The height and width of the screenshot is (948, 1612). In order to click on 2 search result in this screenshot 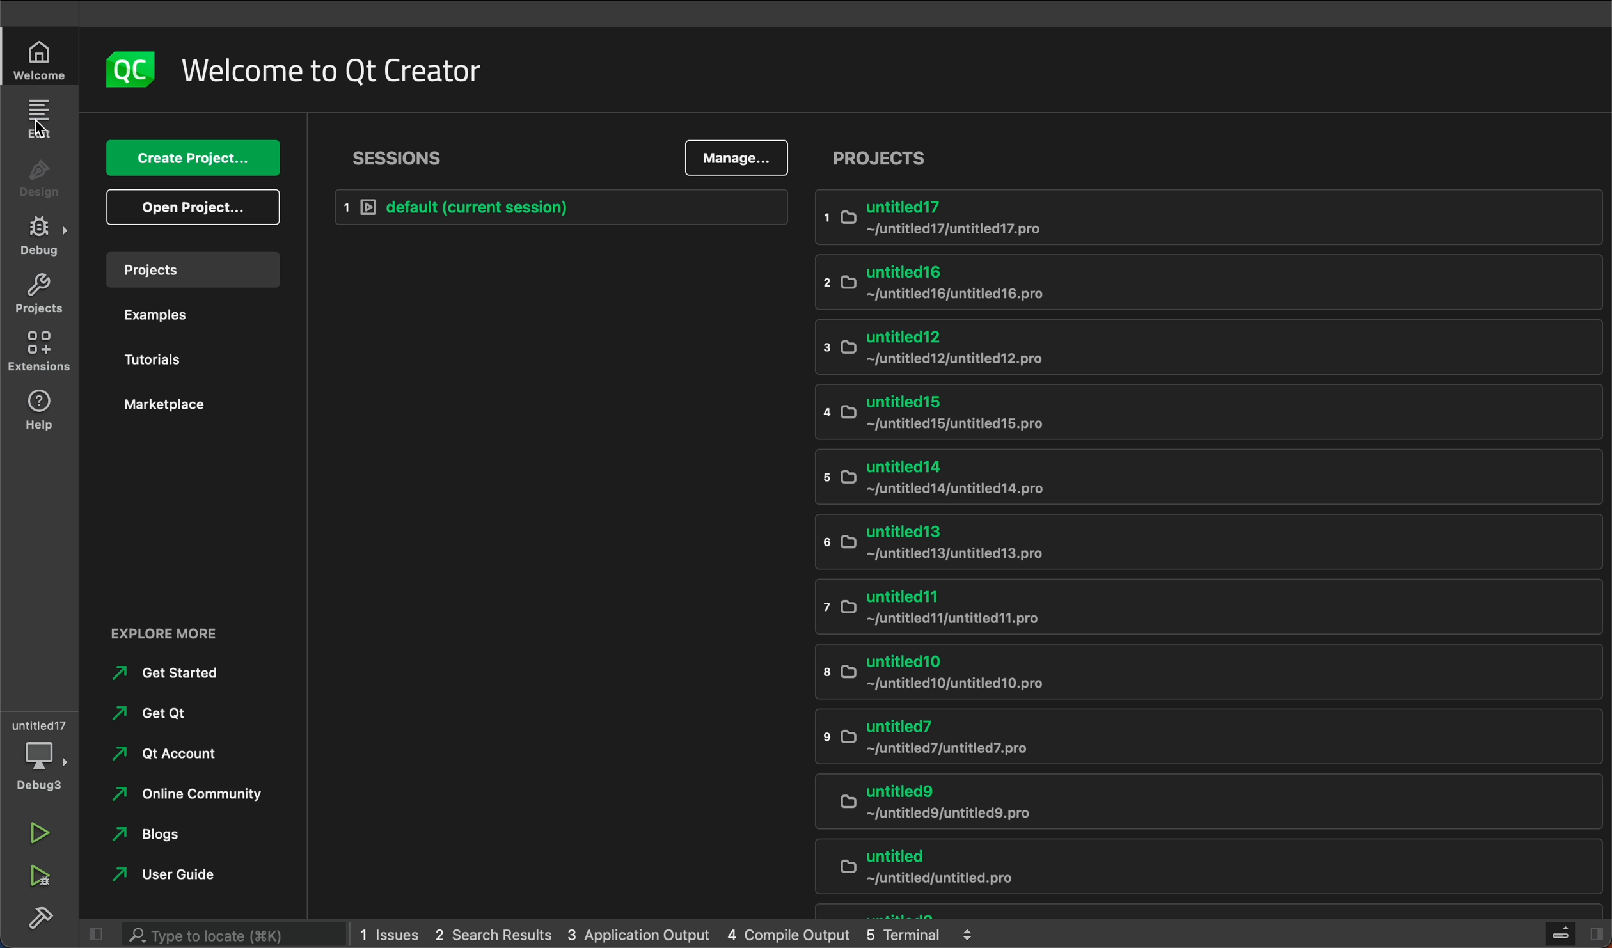, I will do `click(496, 934)`.